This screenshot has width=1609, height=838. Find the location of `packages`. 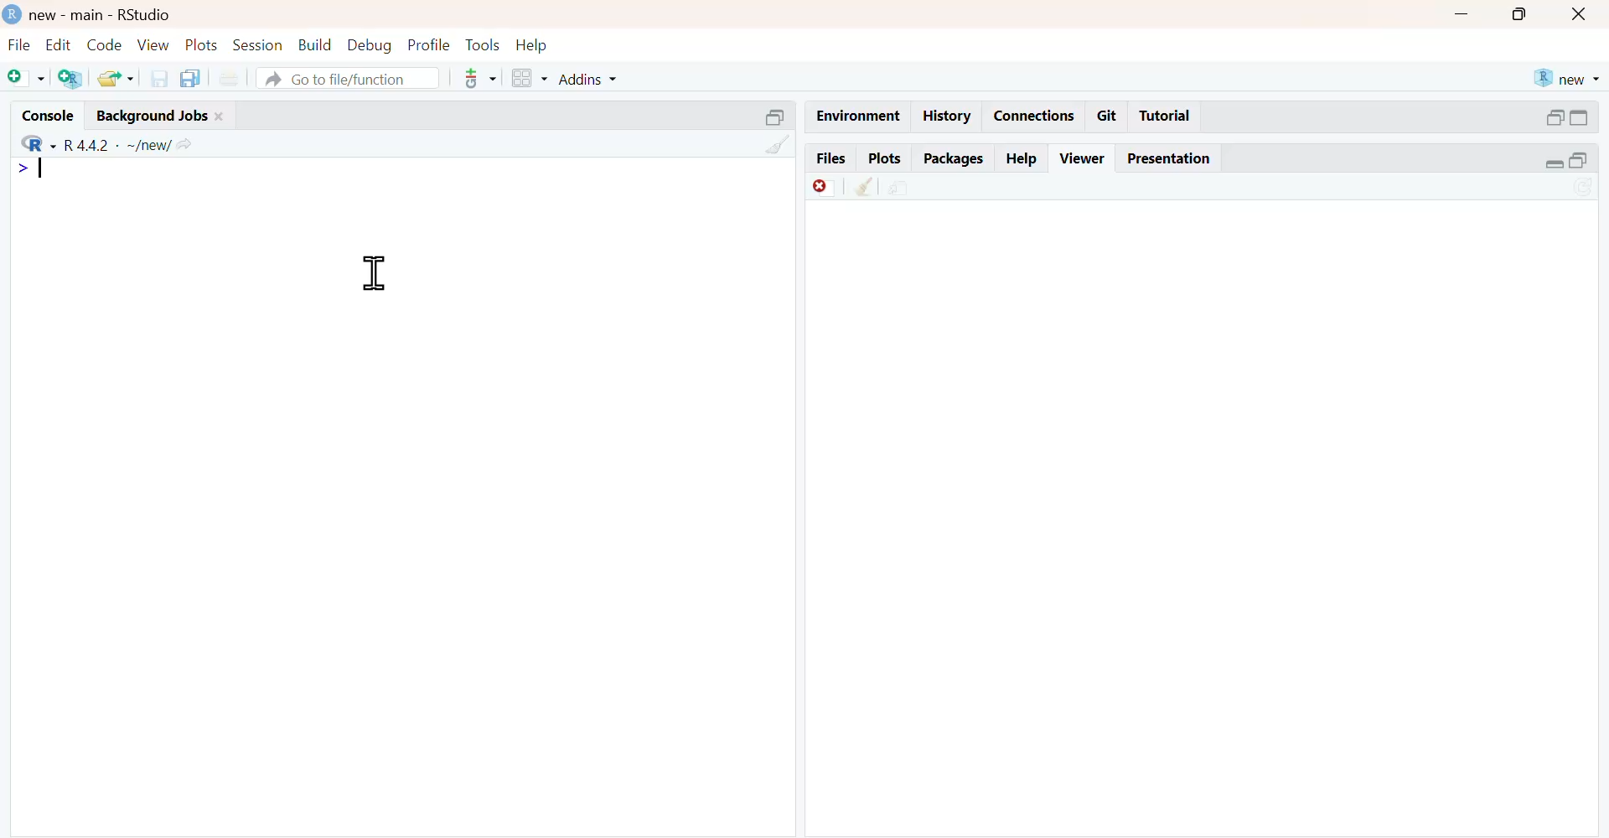

packages is located at coordinates (955, 159).